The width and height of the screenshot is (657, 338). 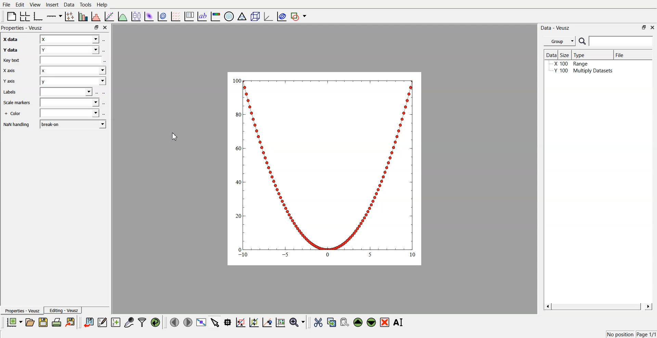 I want to click on plot a function on a graph, so click(x=123, y=16).